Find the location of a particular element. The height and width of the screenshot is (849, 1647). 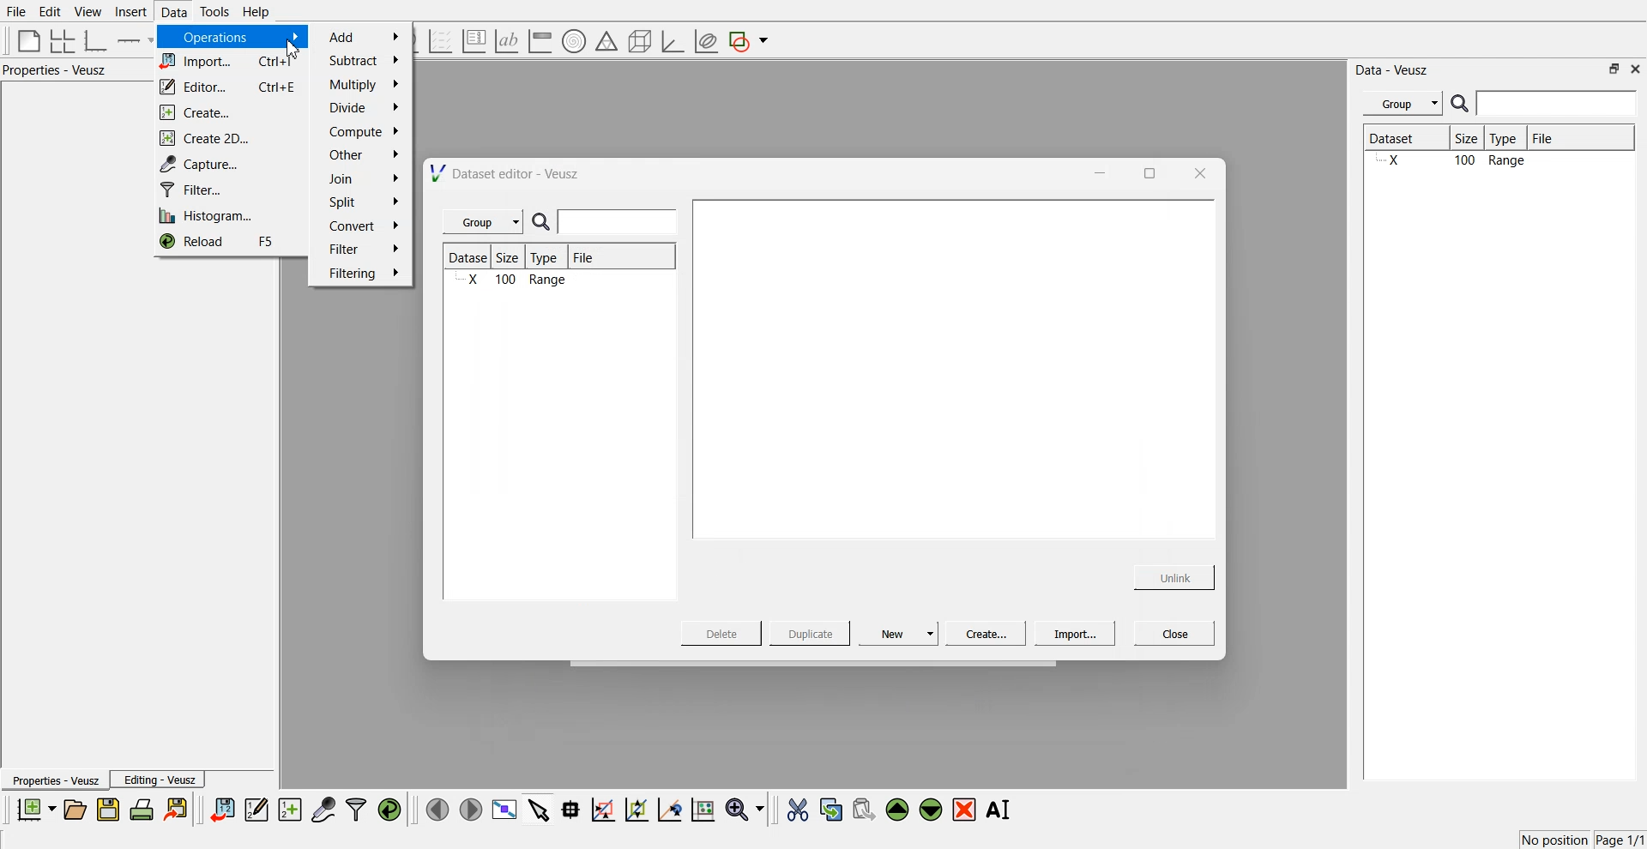

export is located at coordinates (178, 809).